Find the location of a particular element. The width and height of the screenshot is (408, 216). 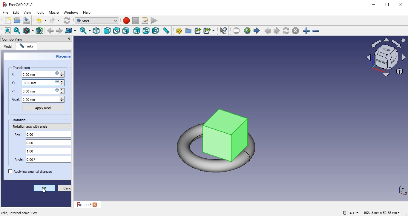

torus and box image is located at coordinates (222, 133).